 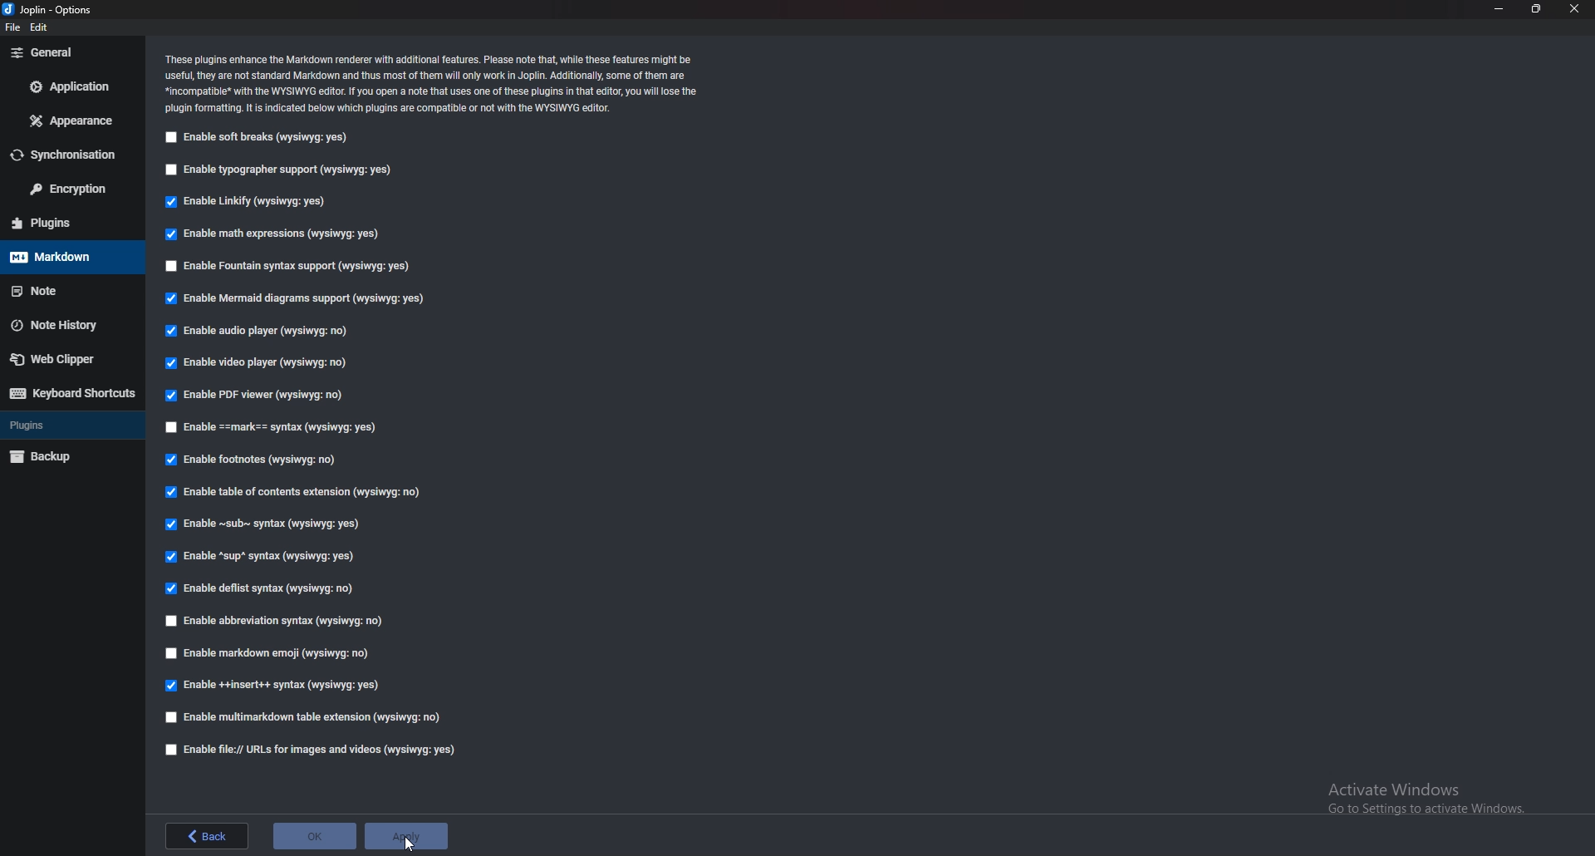 What do you see at coordinates (252, 460) in the screenshot?
I see `Enable footnotes` at bounding box center [252, 460].